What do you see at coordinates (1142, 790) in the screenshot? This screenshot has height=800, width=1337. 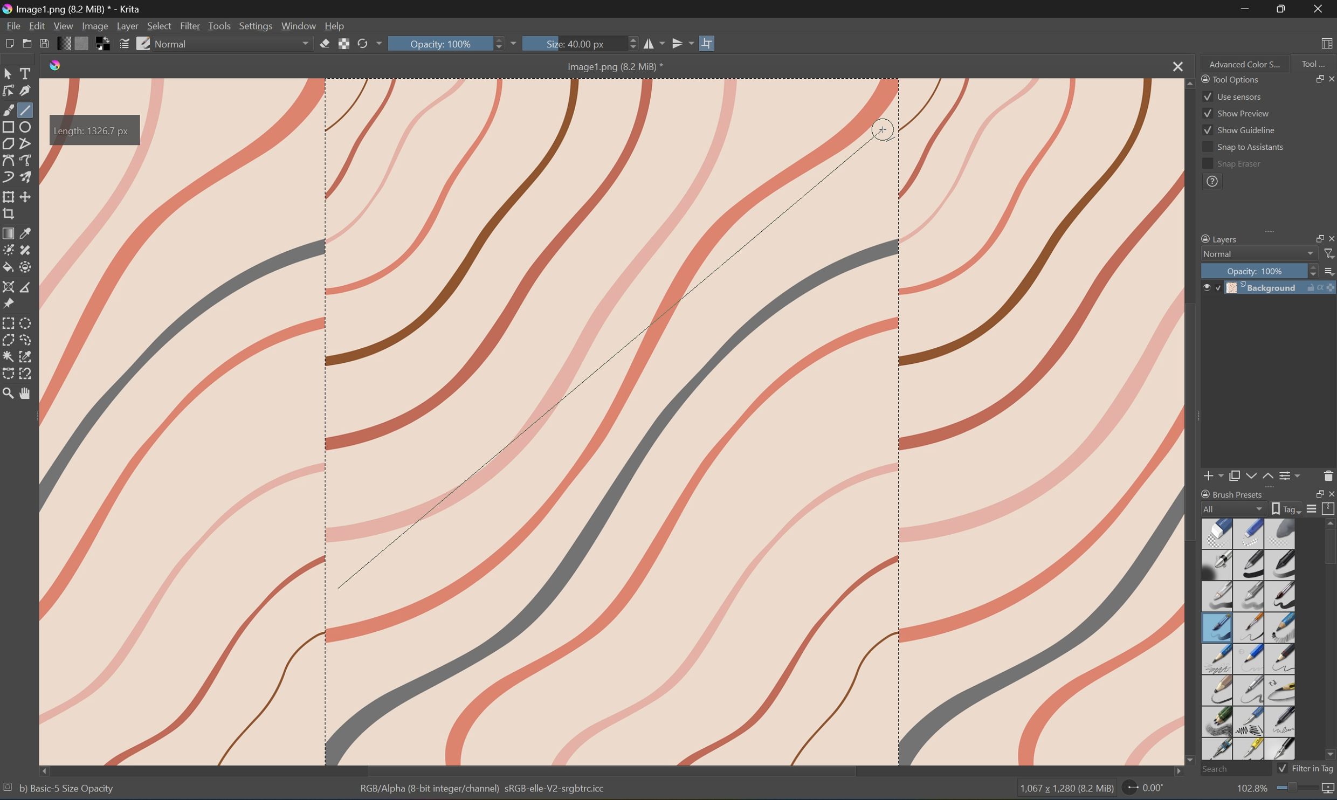 I see `0.00°` at bounding box center [1142, 790].